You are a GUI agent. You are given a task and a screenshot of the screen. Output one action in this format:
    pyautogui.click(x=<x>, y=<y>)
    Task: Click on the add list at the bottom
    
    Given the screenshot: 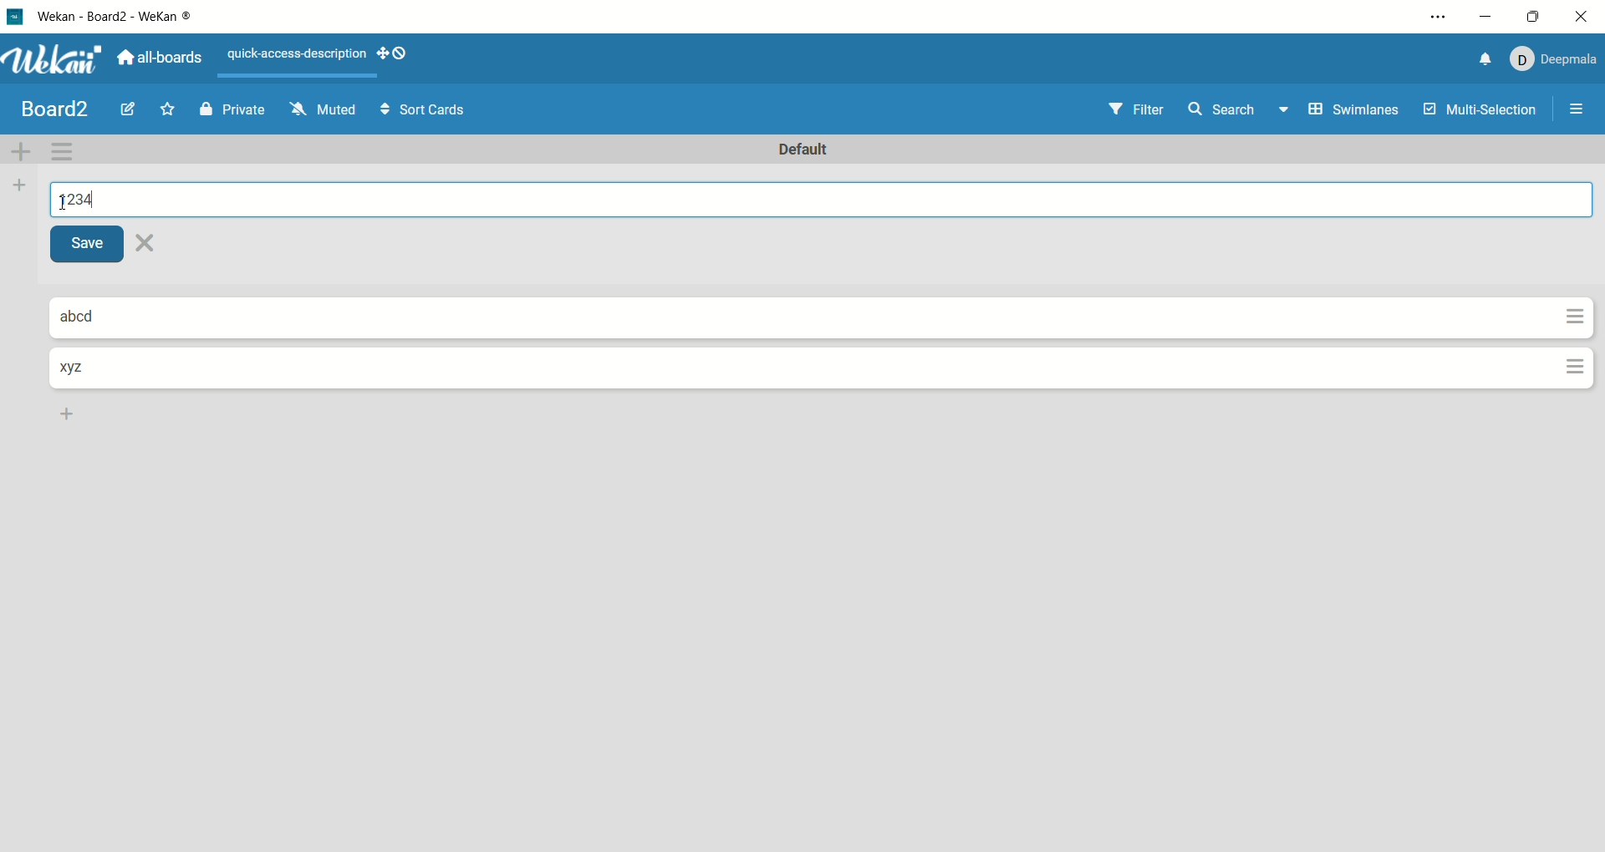 What is the action you would take?
    pyautogui.click(x=69, y=414)
    